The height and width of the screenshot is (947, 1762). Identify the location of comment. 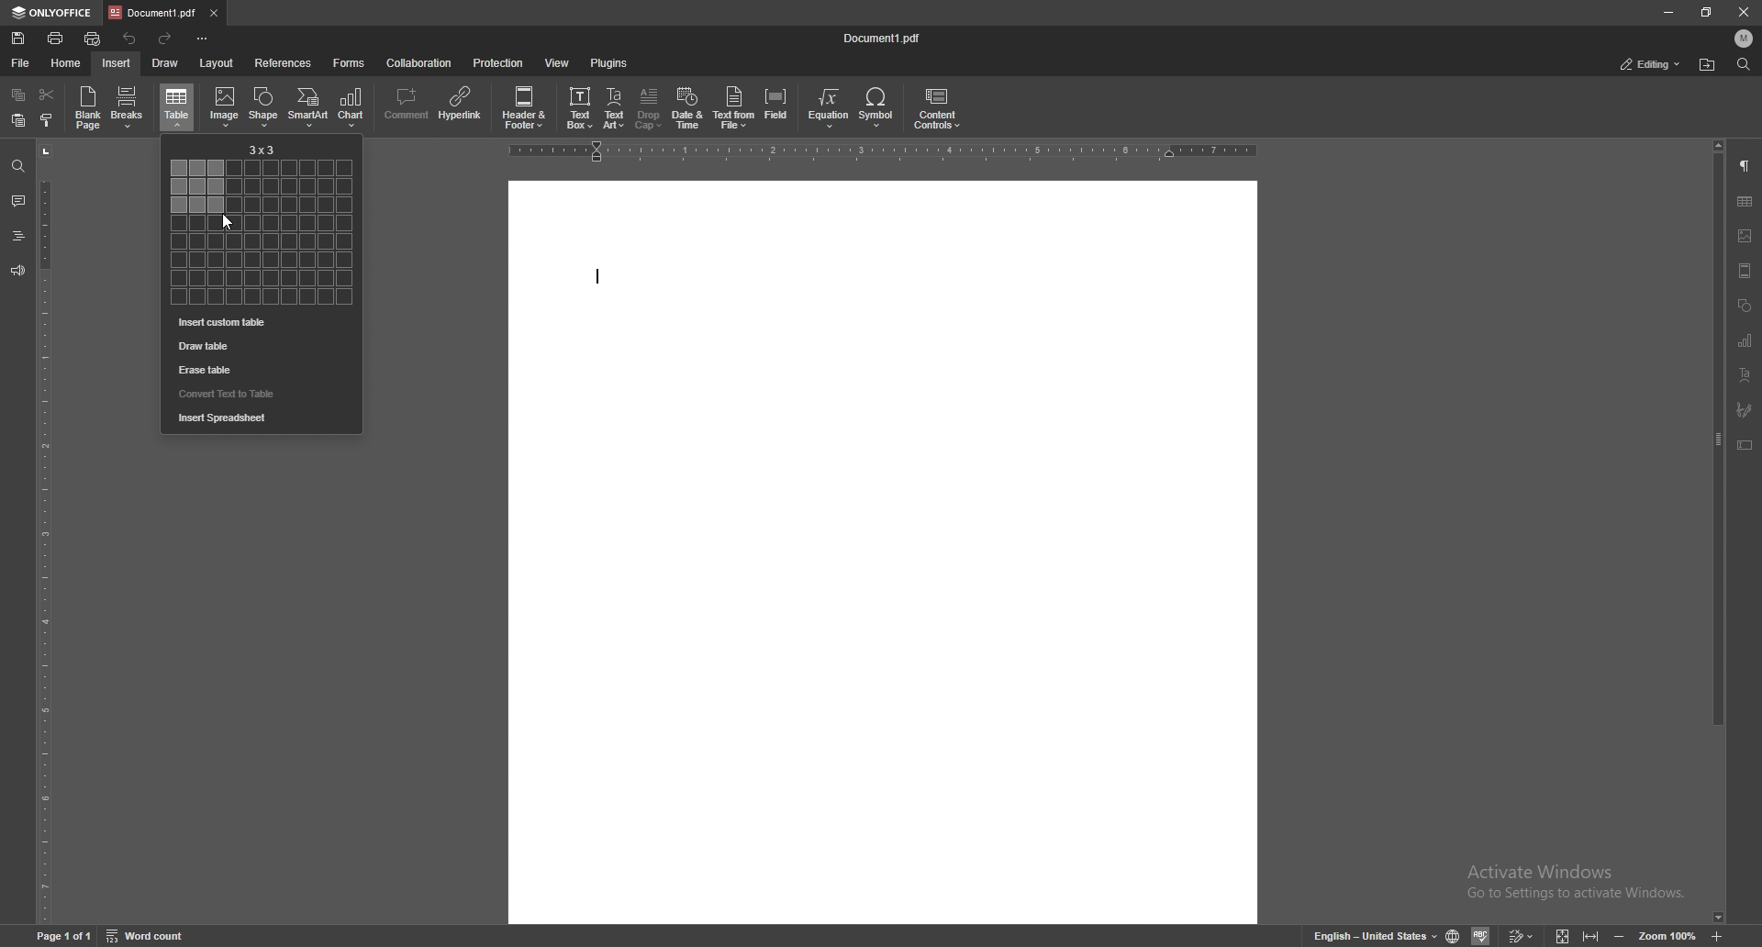
(406, 107).